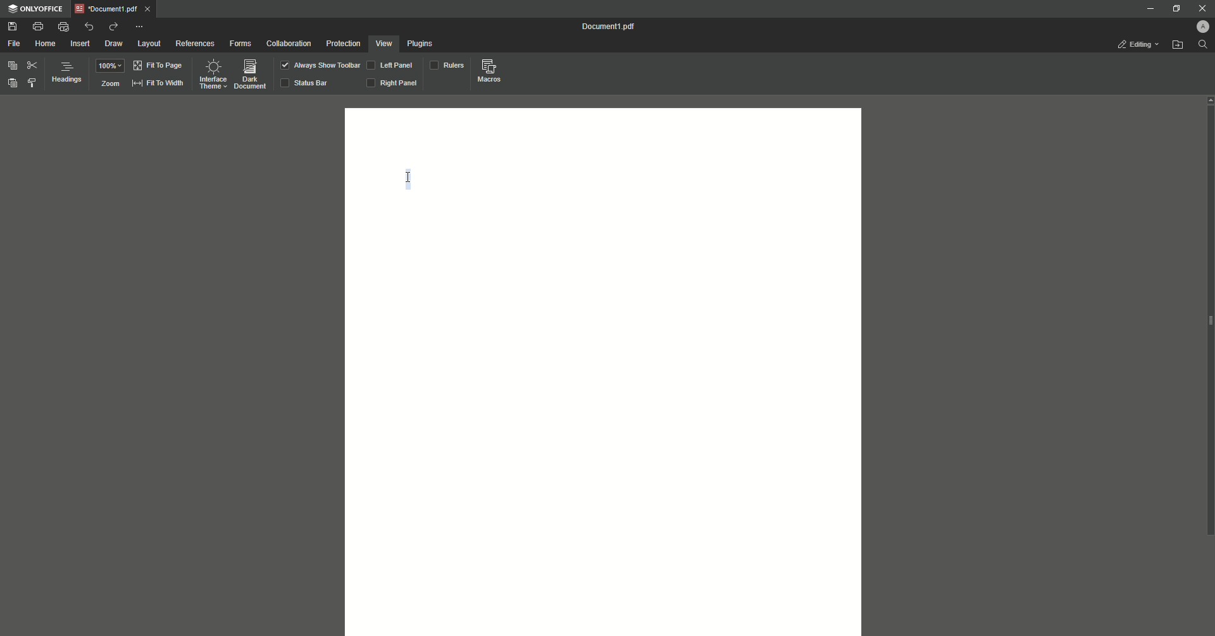  What do you see at coordinates (35, 9) in the screenshot?
I see `ONLYOFFICE` at bounding box center [35, 9].